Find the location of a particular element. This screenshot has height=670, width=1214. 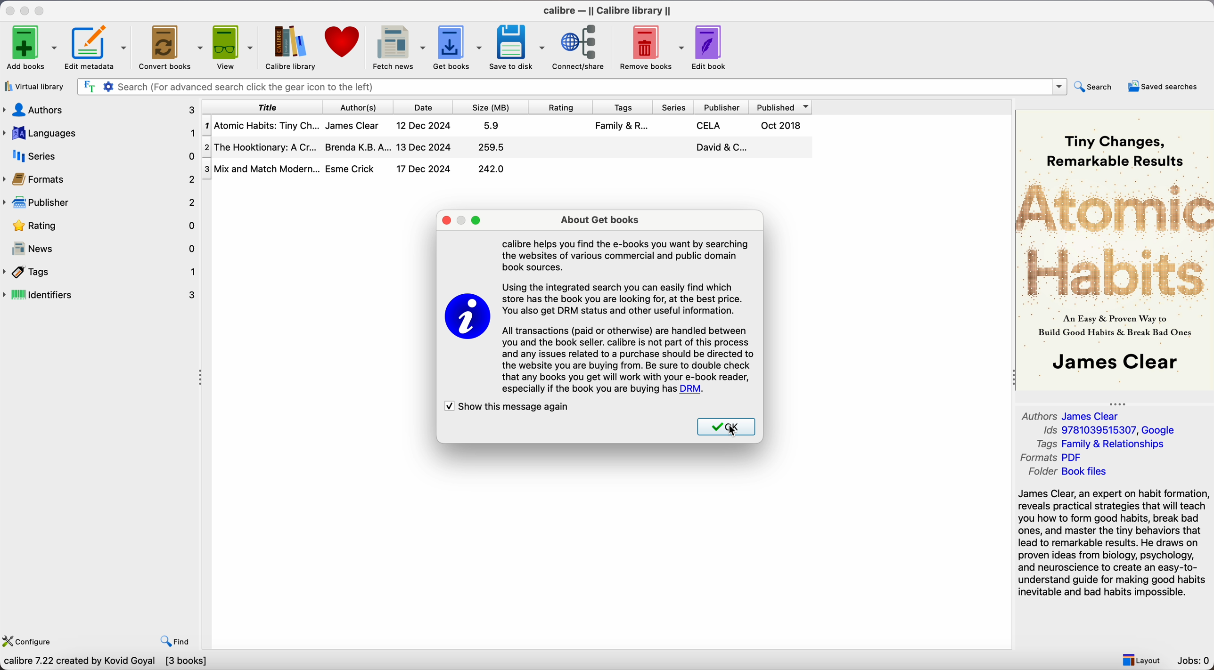

convert books is located at coordinates (170, 47).